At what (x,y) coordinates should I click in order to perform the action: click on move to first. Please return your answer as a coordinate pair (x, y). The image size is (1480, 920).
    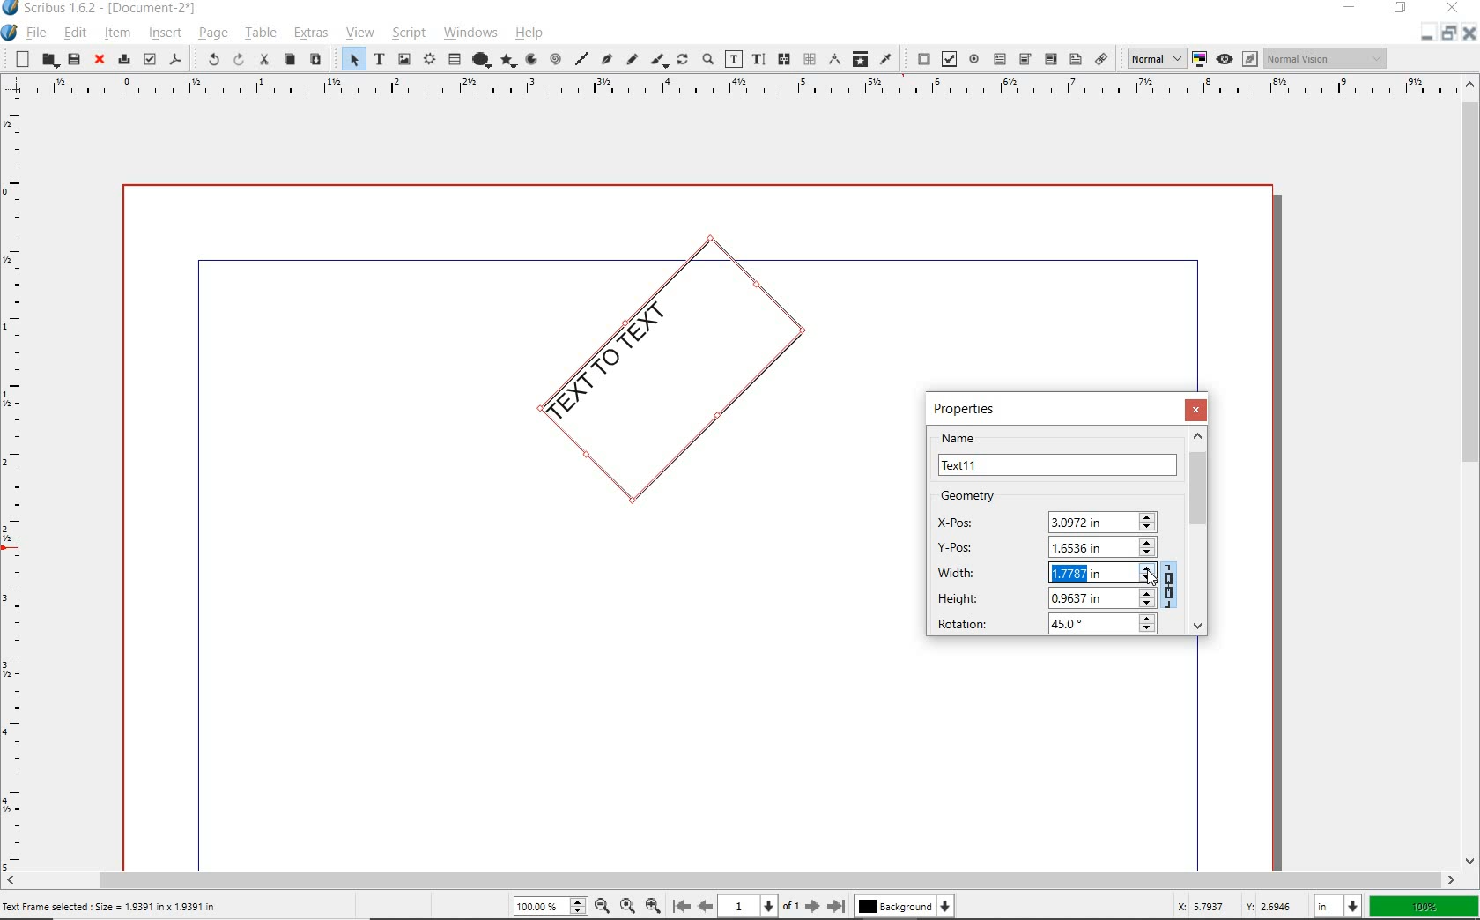
    Looking at the image, I should click on (681, 907).